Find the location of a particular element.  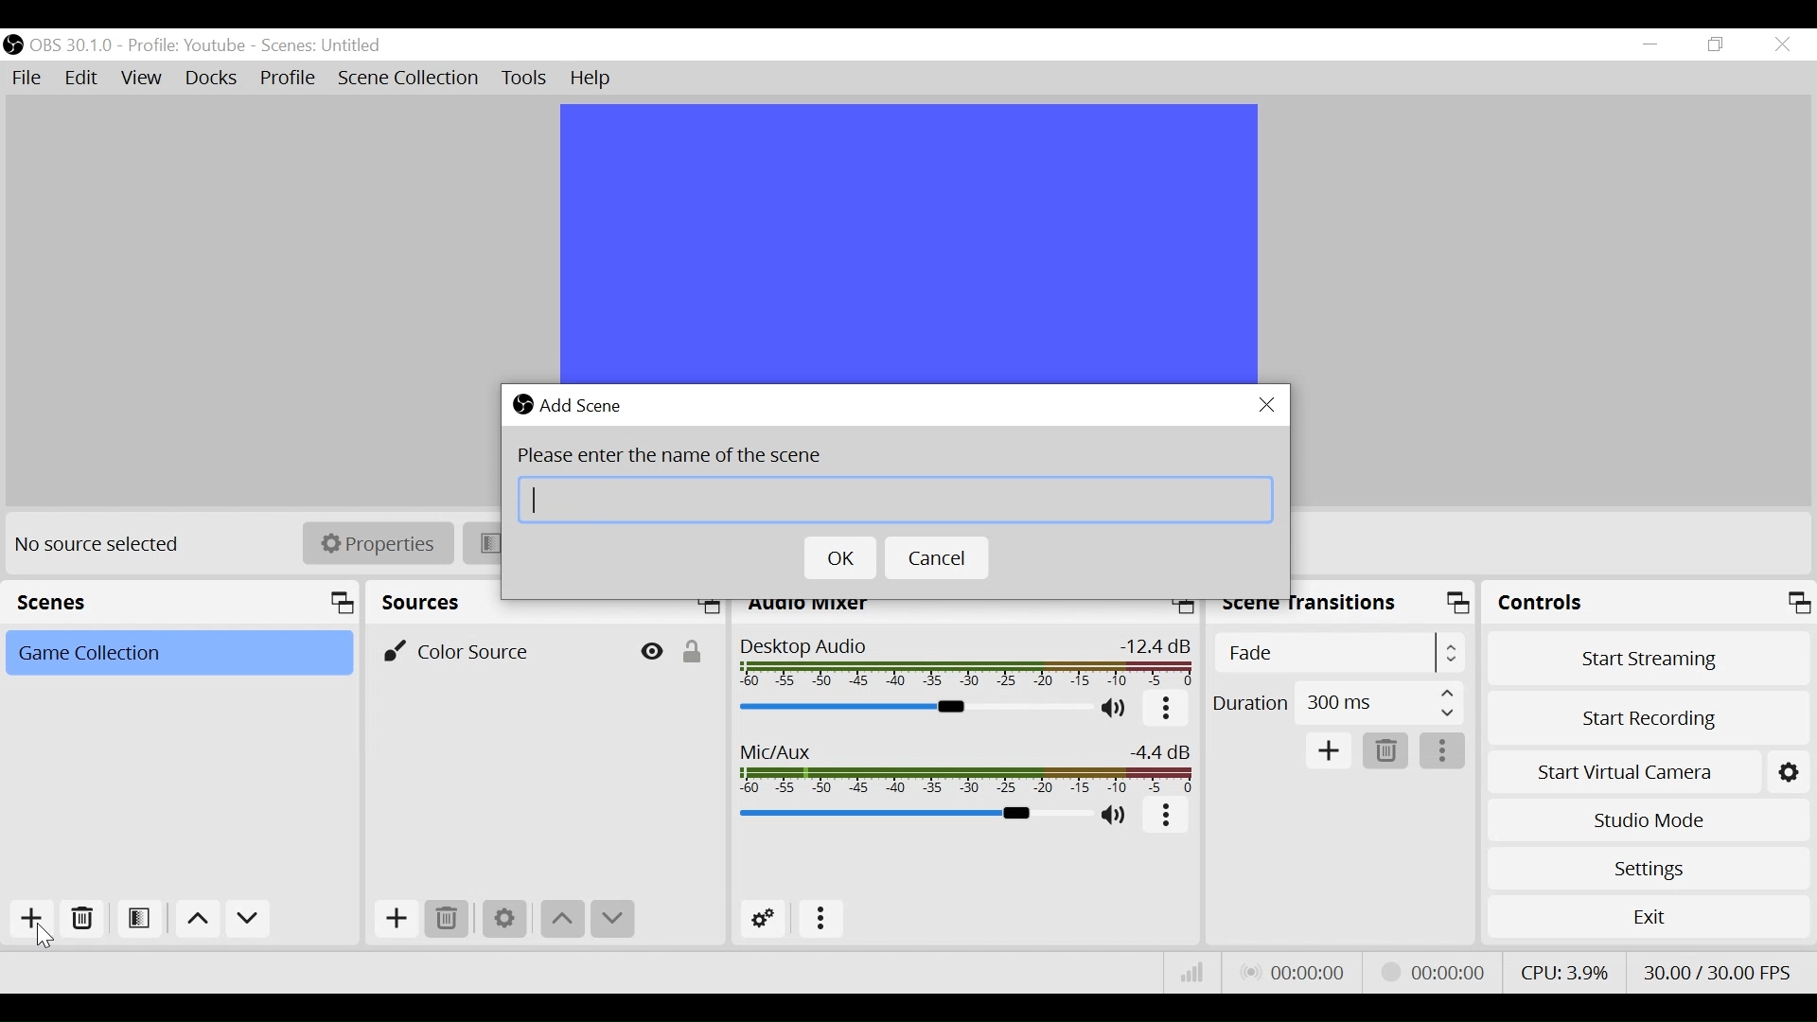

Add is located at coordinates (393, 918).